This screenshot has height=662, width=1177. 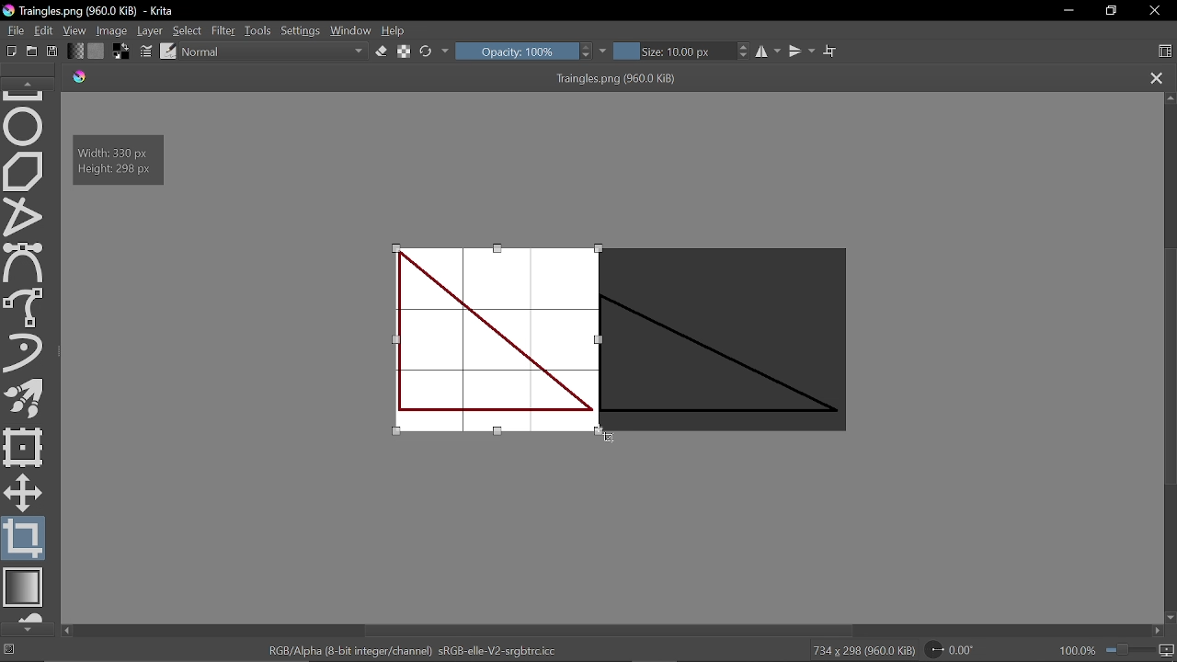 What do you see at coordinates (23, 263) in the screenshot?
I see `Bezier select tool` at bounding box center [23, 263].